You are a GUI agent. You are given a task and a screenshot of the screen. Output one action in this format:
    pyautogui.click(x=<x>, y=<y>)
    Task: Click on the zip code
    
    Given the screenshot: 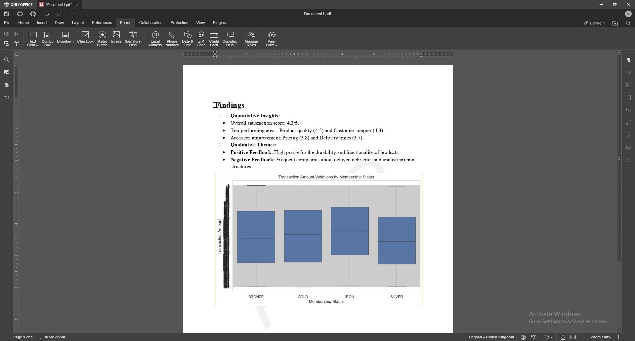 What is the action you would take?
    pyautogui.click(x=201, y=39)
    